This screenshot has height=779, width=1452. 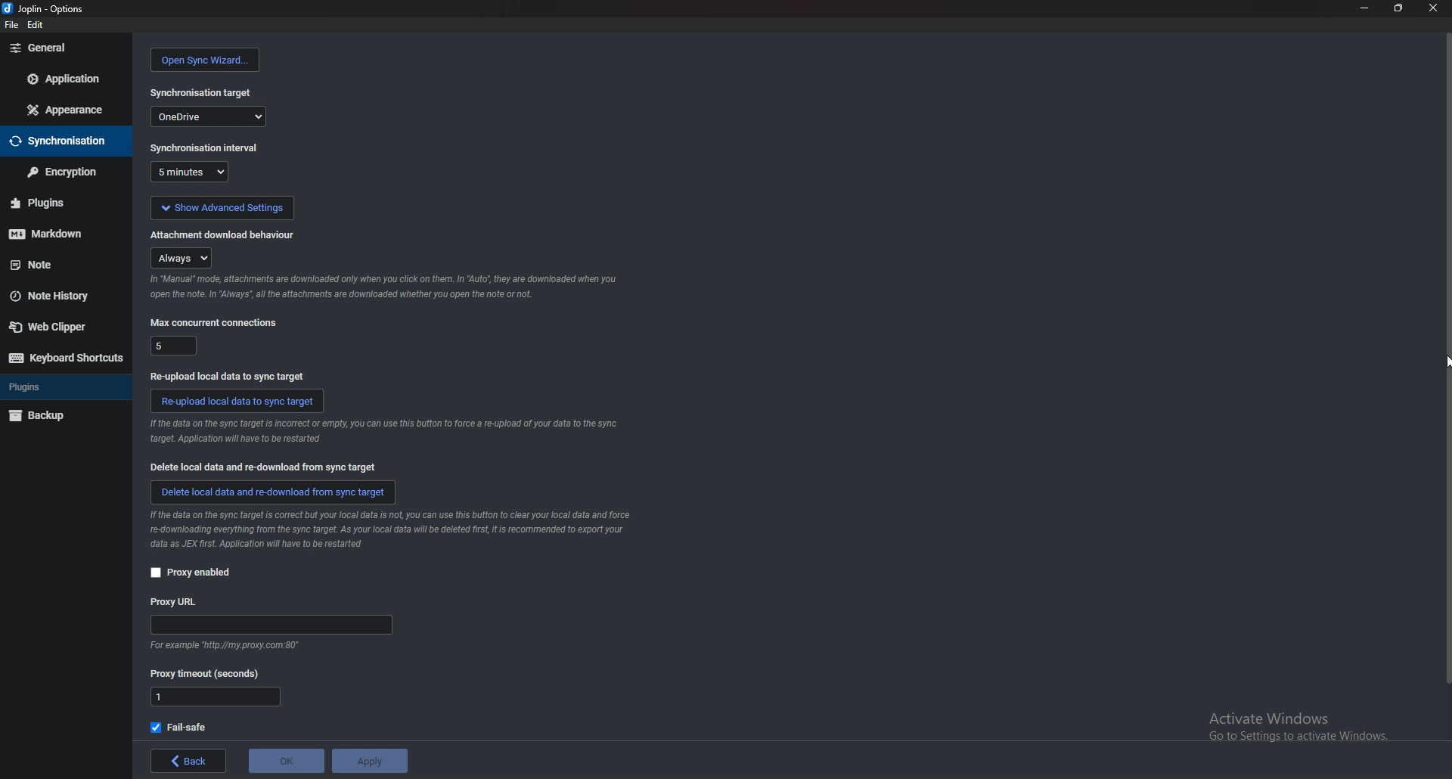 I want to click on sync, so click(x=61, y=142).